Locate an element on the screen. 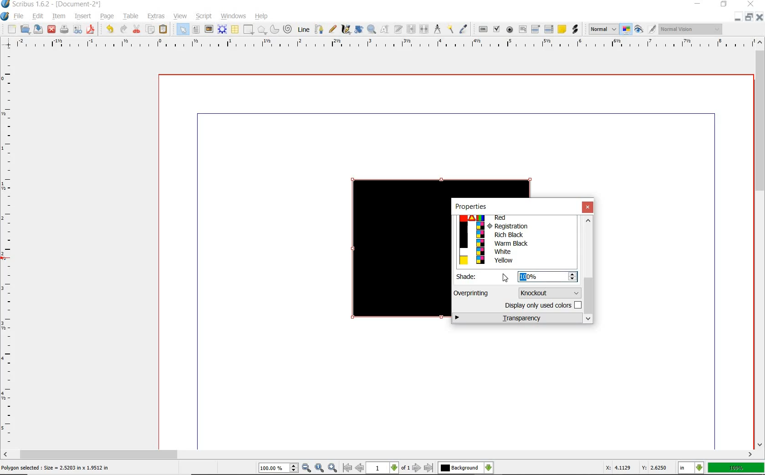 This screenshot has height=475, width=765. preview mode is located at coordinates (639, 30).